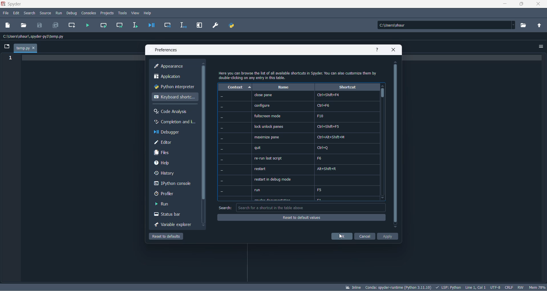 The width and height of the screenshot is (547, 291). Describe the element at coordinates (12, 4) in the screenshot. I see `spyder application name` at that location.